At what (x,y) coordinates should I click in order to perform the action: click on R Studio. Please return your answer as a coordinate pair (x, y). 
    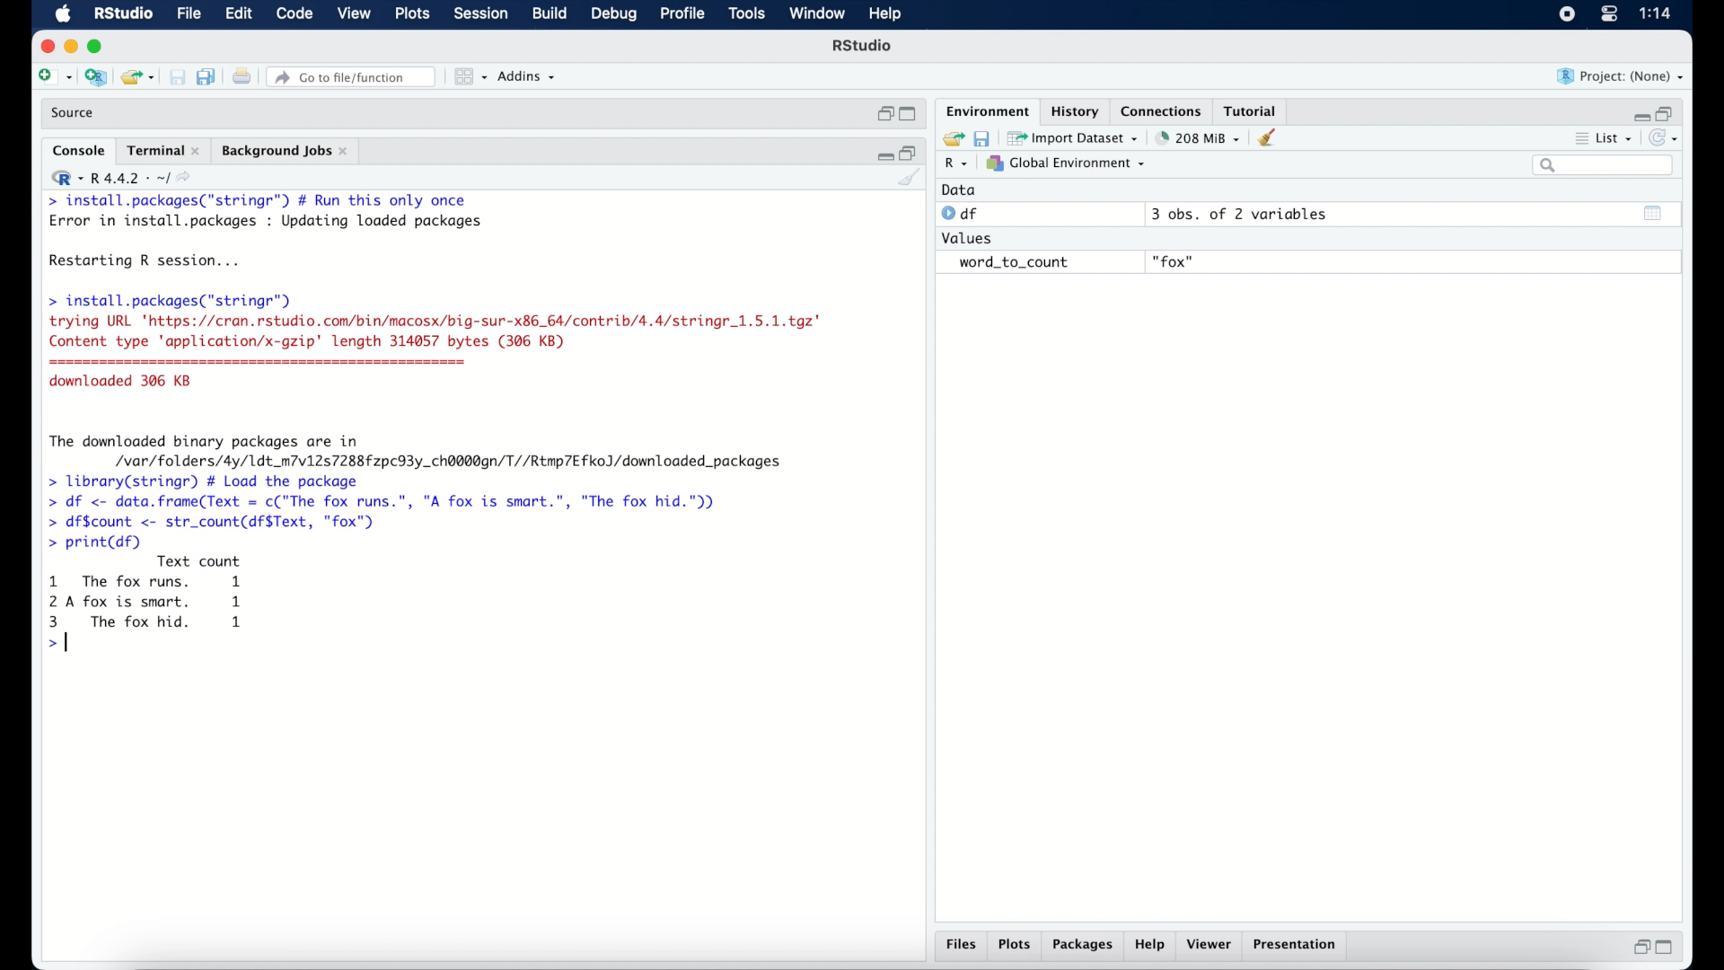
    Looking at the image, I should click on (122, 14).